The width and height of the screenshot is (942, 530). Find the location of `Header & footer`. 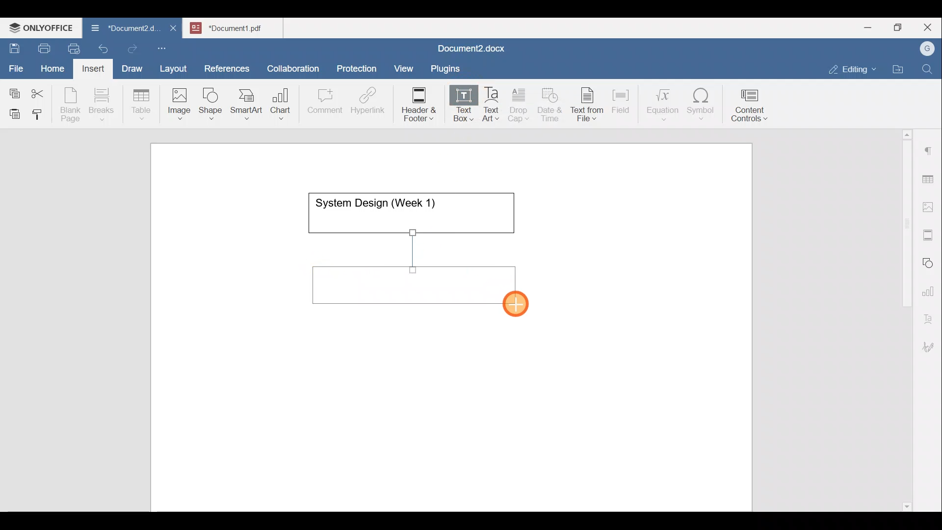

Header & footer is located at coordinates (416, 104).